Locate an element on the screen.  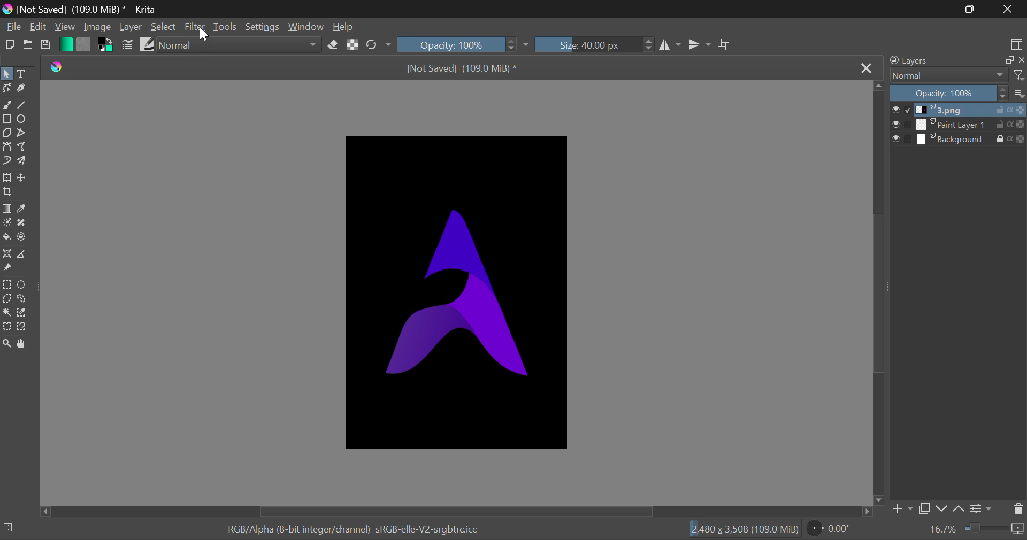
Assistant Tool is located at coordinates (6, 254).